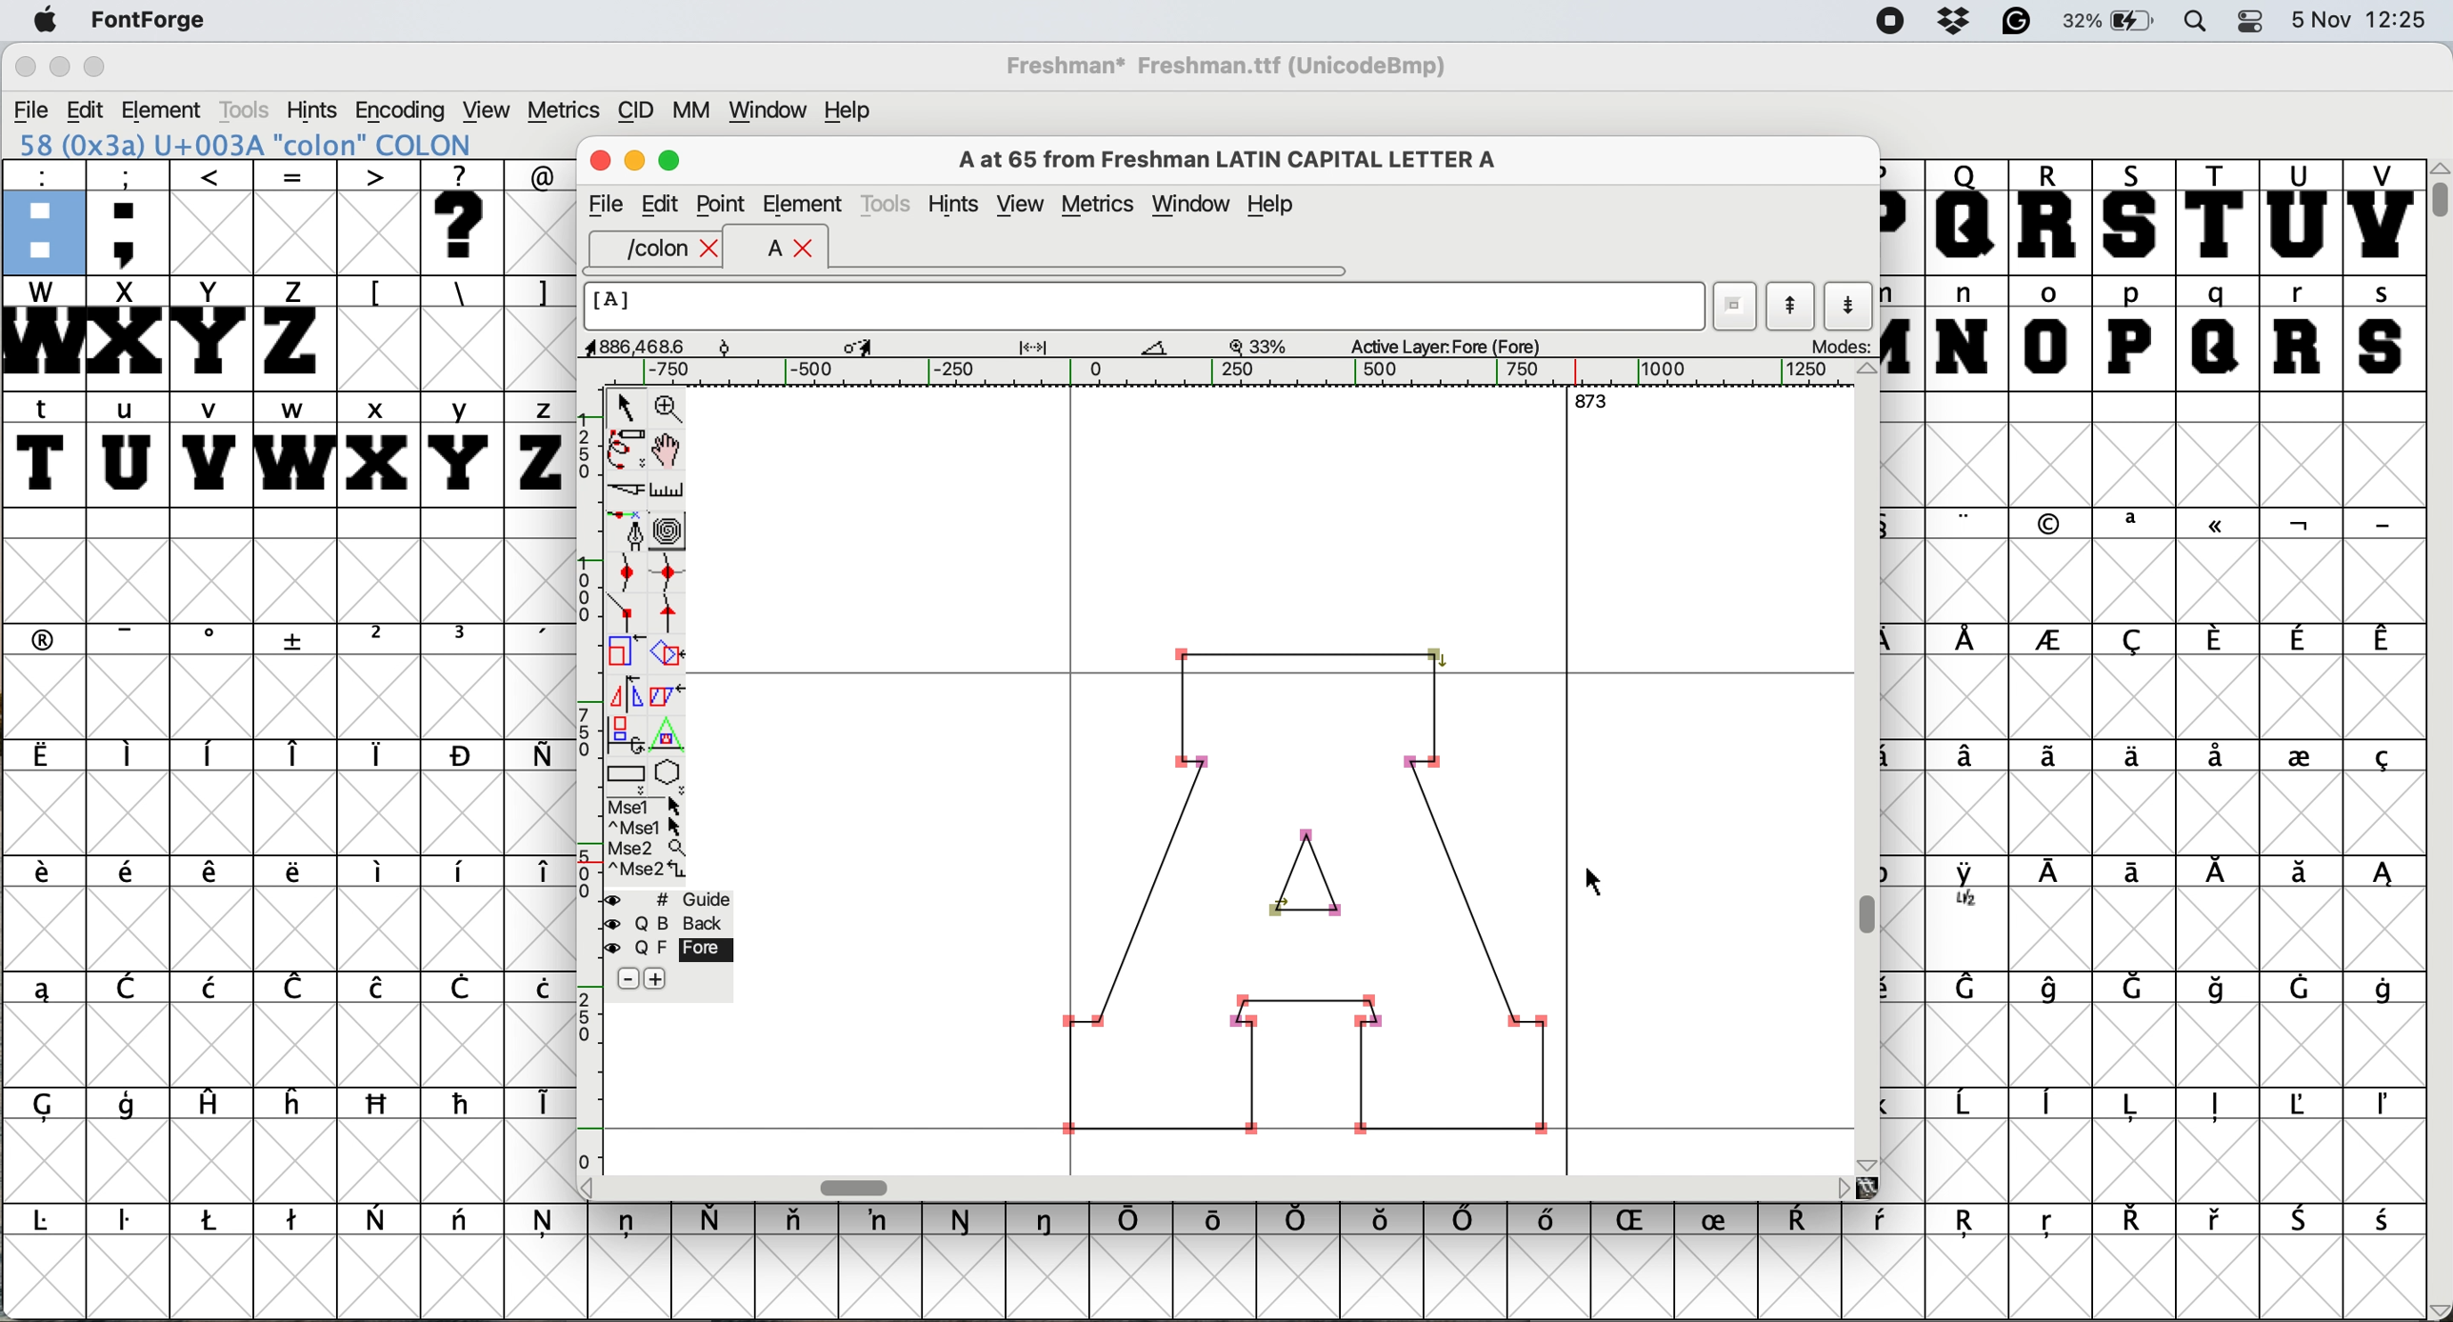  I want to click on symbol, so click(1806, 1221).